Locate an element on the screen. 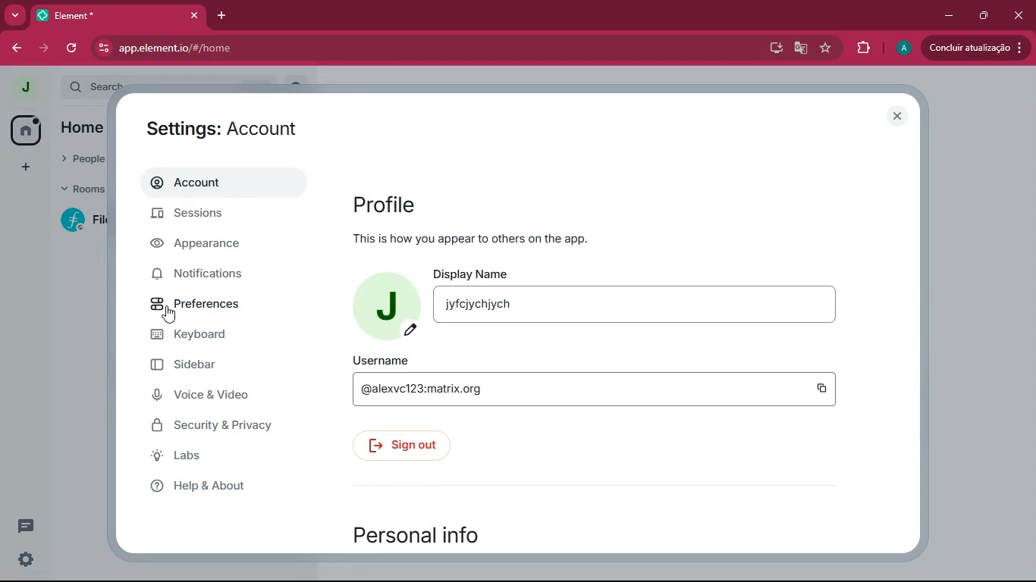 The height and width of the screenshot is (582, 1036). help & about is located at coordinates (218, 487).